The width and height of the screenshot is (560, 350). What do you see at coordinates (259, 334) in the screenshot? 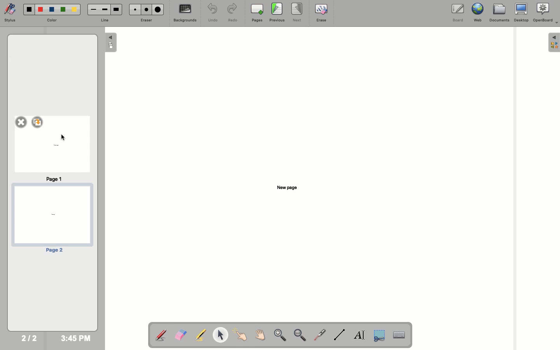
I see `Move page` at bounding box center [259, 334].